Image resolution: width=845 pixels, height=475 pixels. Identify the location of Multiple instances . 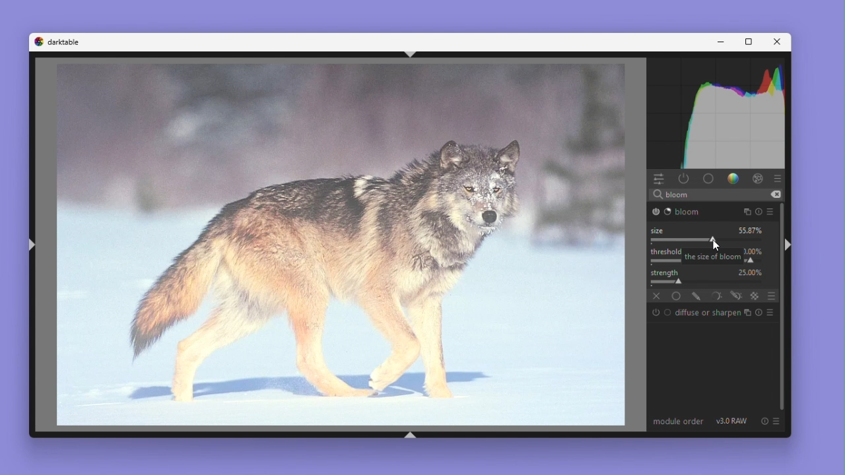
(747, 211).